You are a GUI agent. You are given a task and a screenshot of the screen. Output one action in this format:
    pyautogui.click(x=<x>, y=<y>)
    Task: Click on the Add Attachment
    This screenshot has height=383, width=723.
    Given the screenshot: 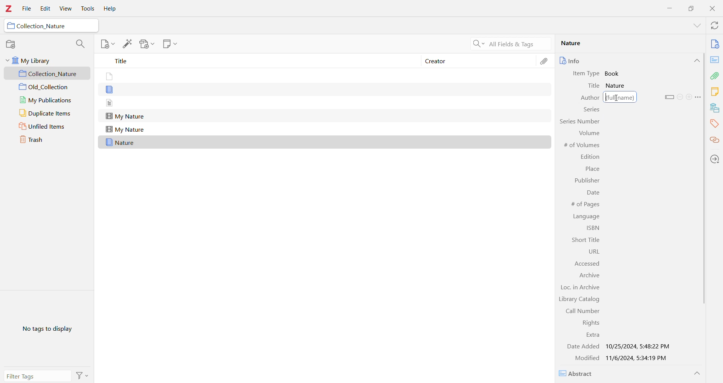 What is the action you would take?
    pyautogui.click(x=147, y=44)
    